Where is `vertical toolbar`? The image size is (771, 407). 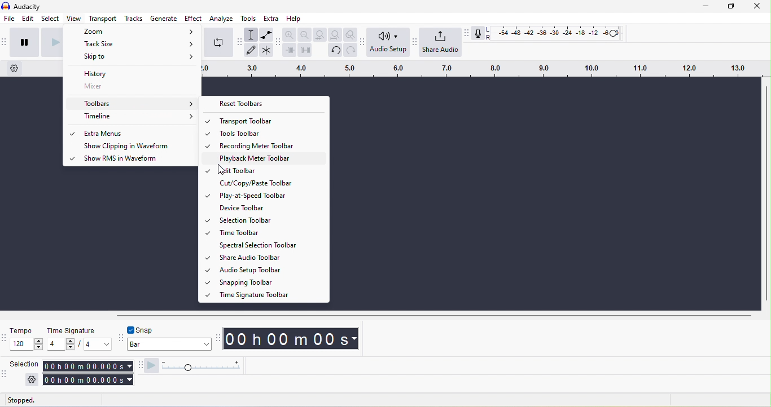 vertical toolbar is located at coordinates (766, 193).